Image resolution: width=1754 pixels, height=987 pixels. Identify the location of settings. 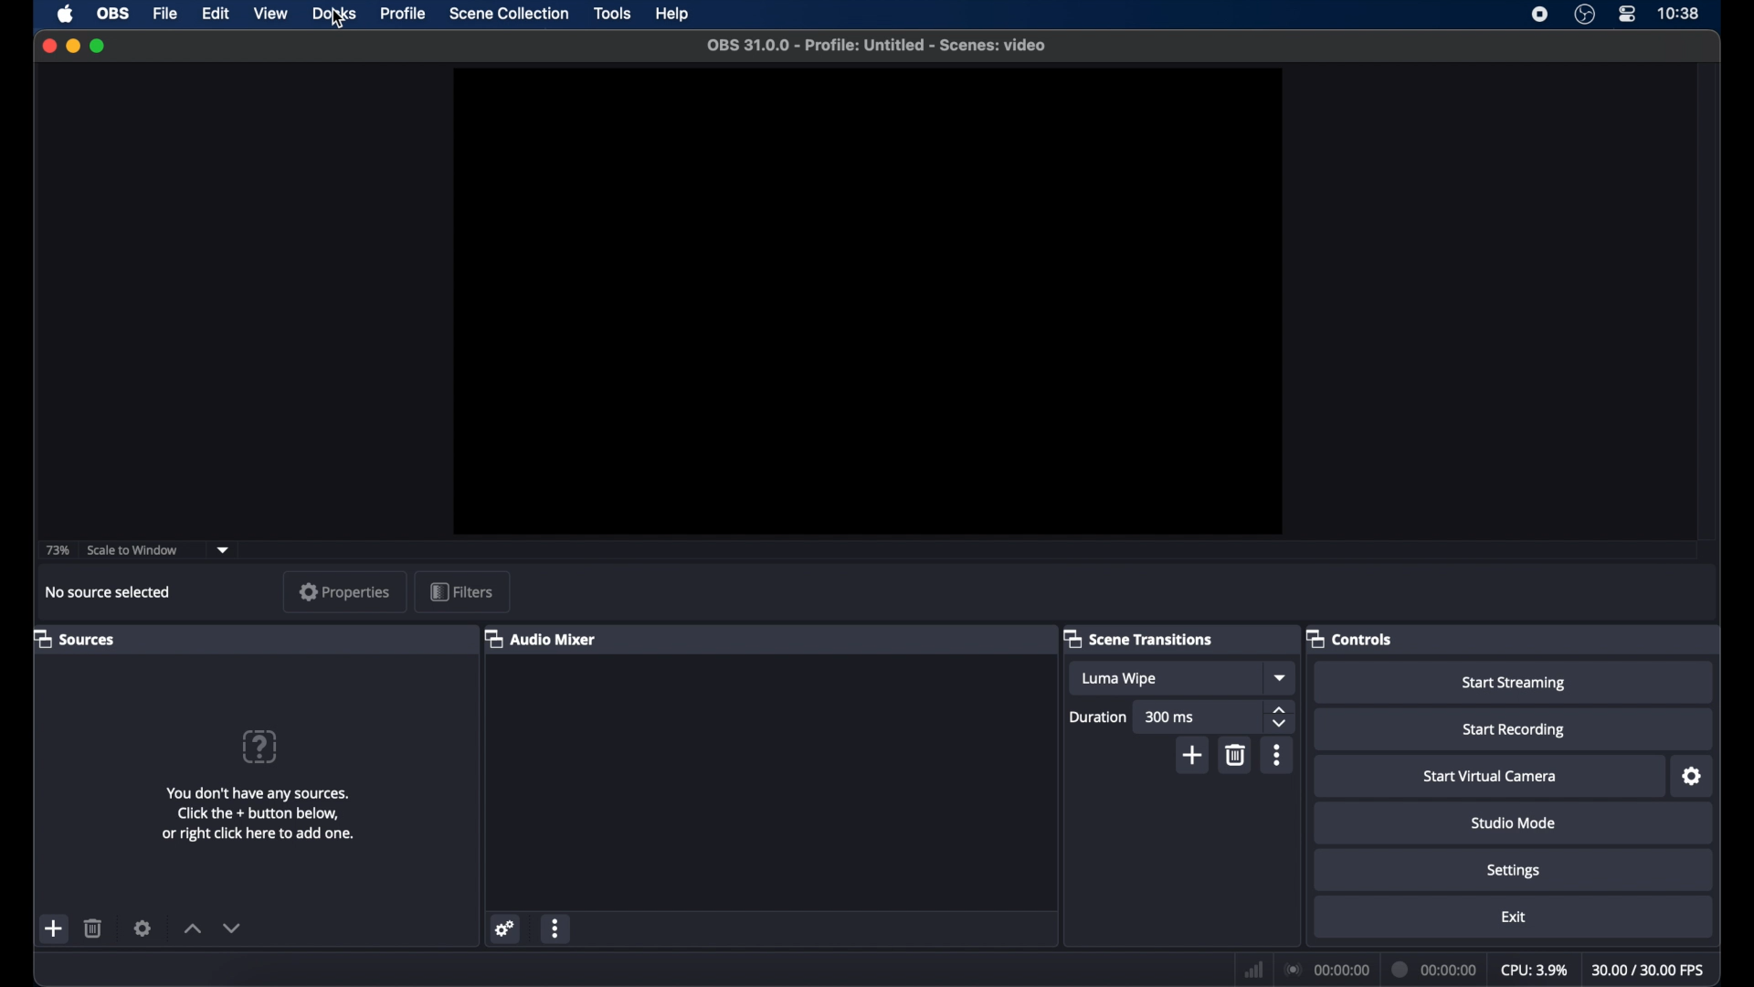
(1513, 871).